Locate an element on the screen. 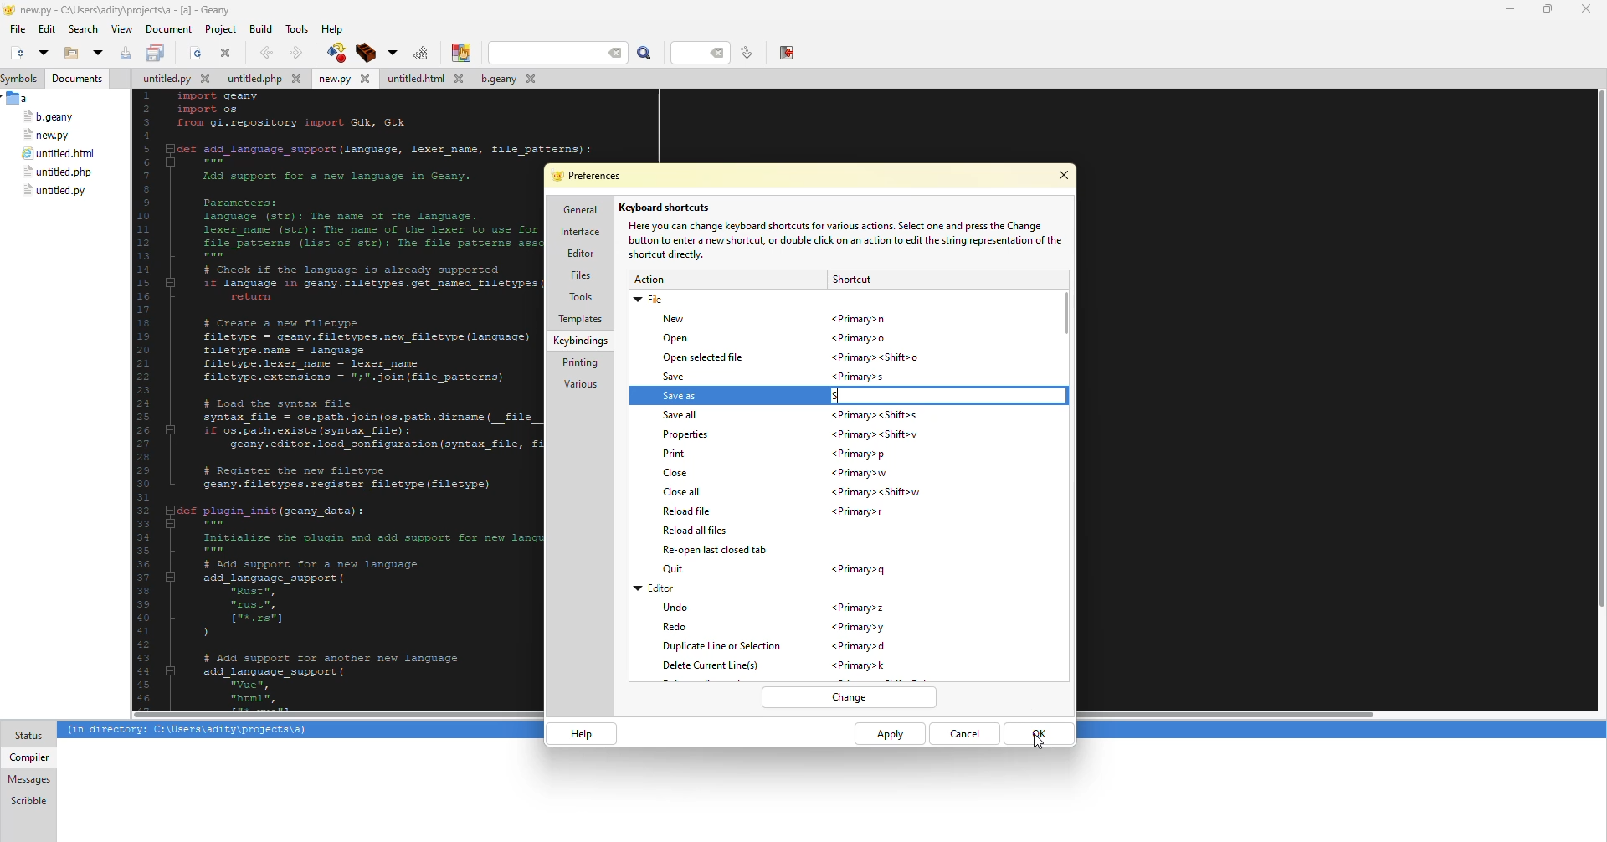  shortcut is located at coordinates (860, 665).